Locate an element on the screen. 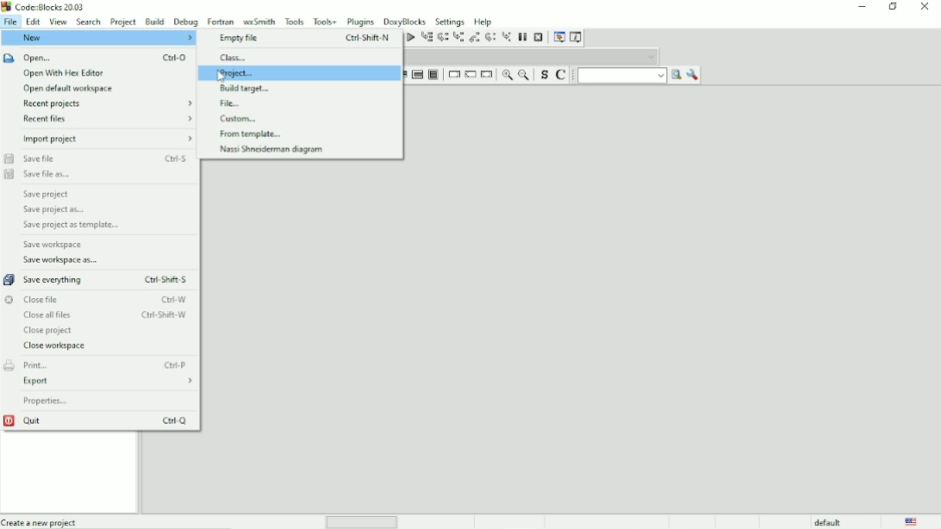 The image size is (941, 529). Next line is located at coordinates (442, 38).